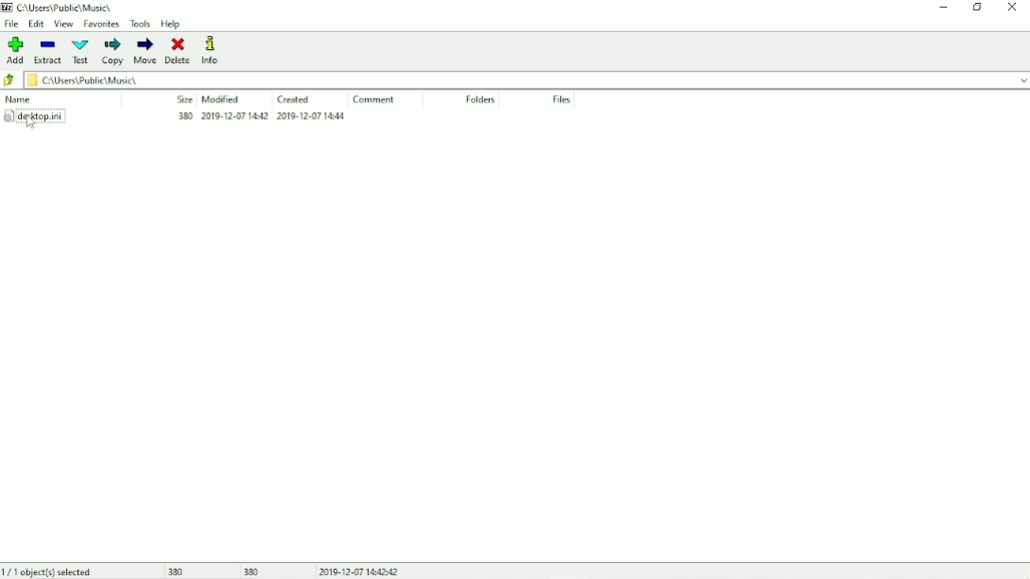  What do you see at coordinates (1014, 8) in the screenshot?
I see `Close` at bounding box center [1014, 8].